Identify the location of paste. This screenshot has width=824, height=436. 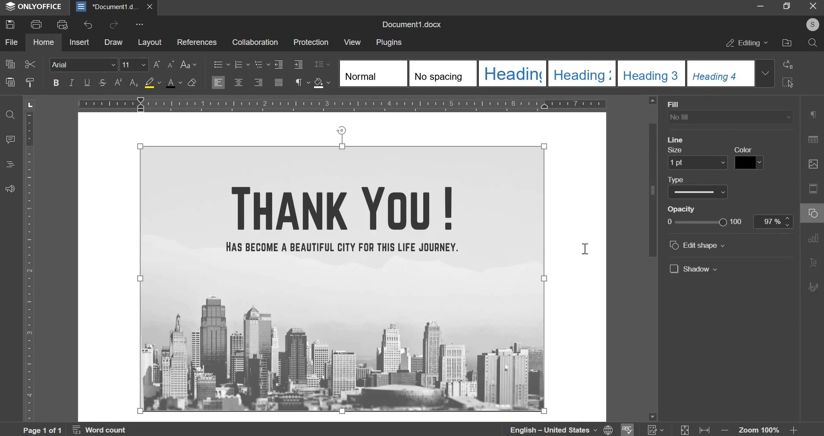
(10, 82).